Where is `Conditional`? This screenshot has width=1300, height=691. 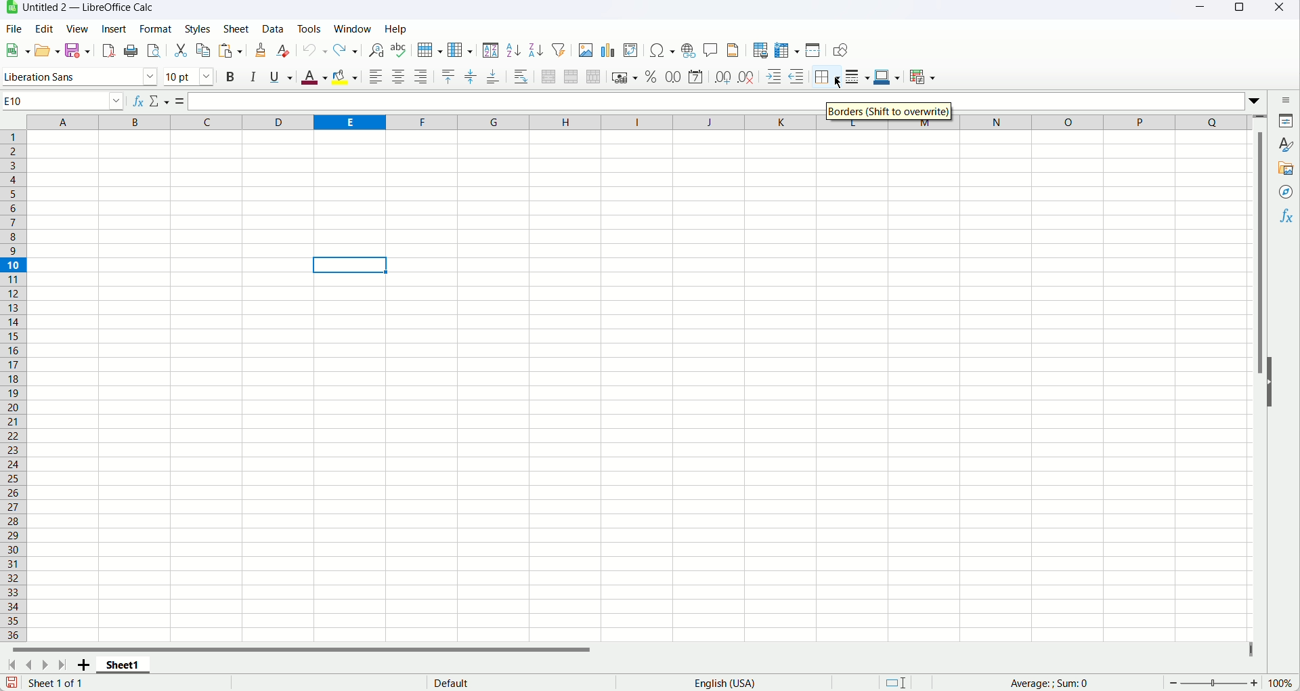
Conditional is located at coordinates (922, 77).